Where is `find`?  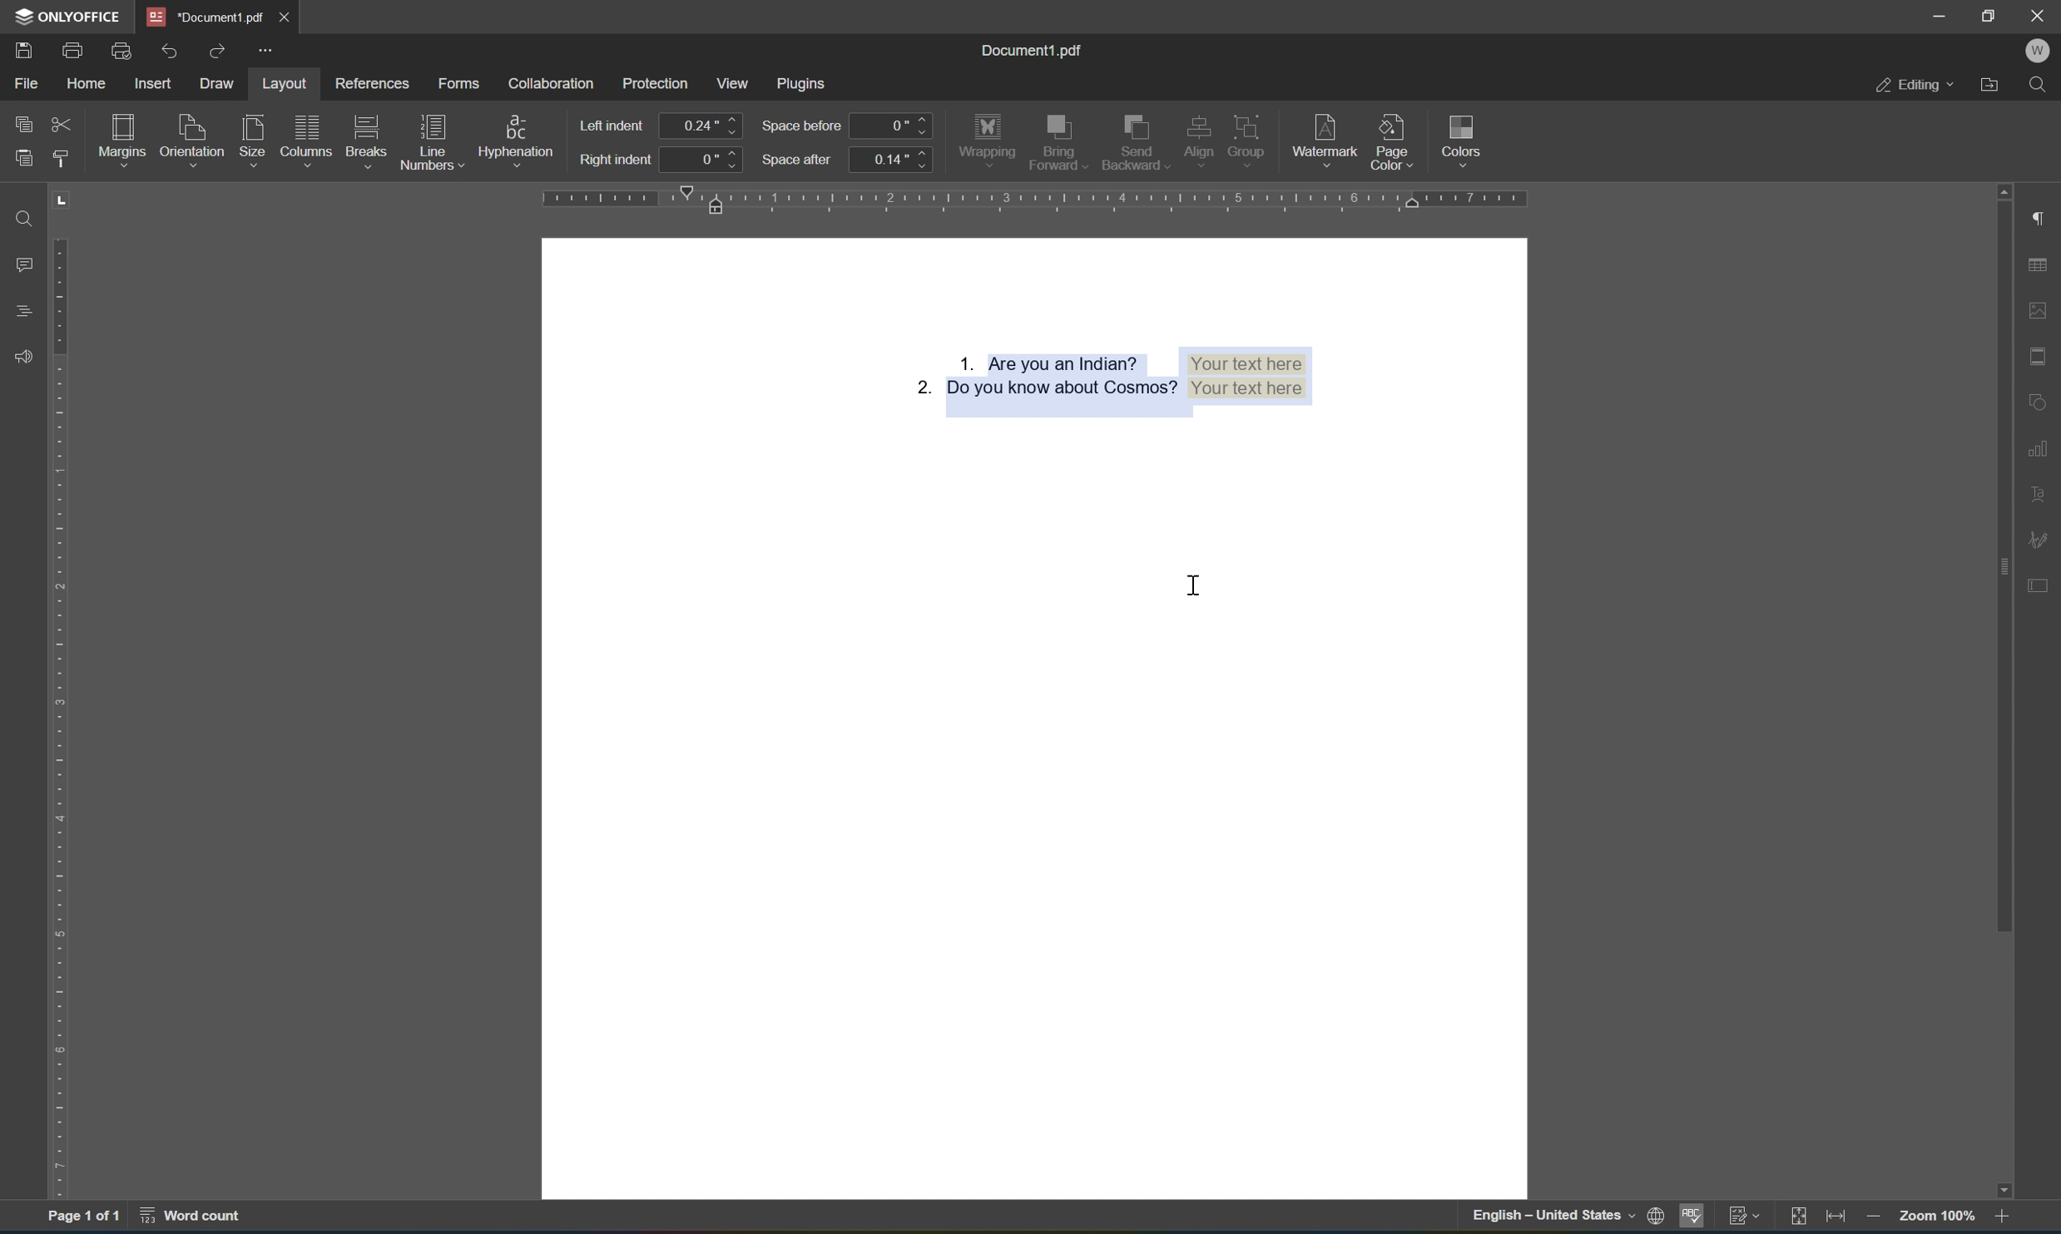 find is located at coordinates (27, 218).